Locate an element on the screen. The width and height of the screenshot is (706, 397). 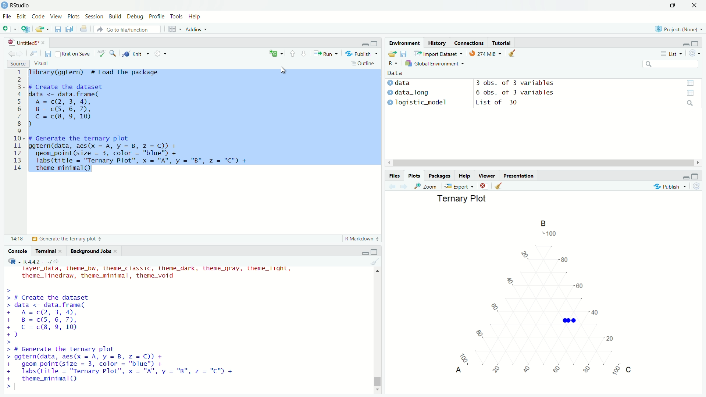
Files is located at coordinates (391, 175).